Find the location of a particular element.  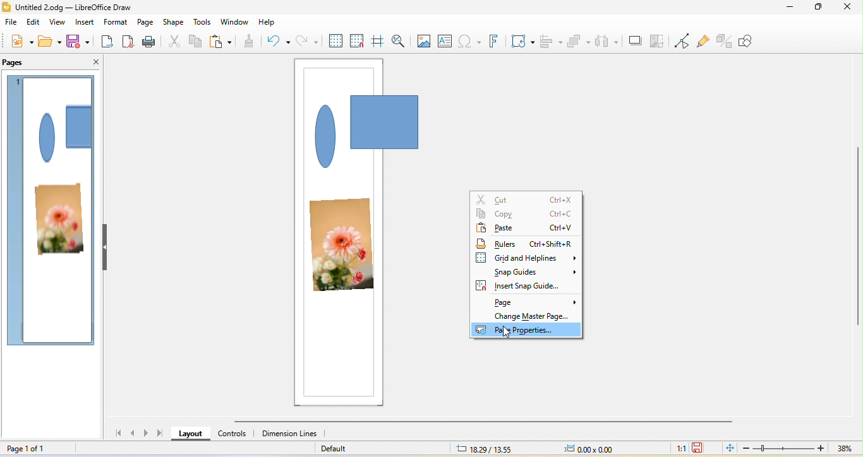

grid and helplines is located at coordinates (525, 257).